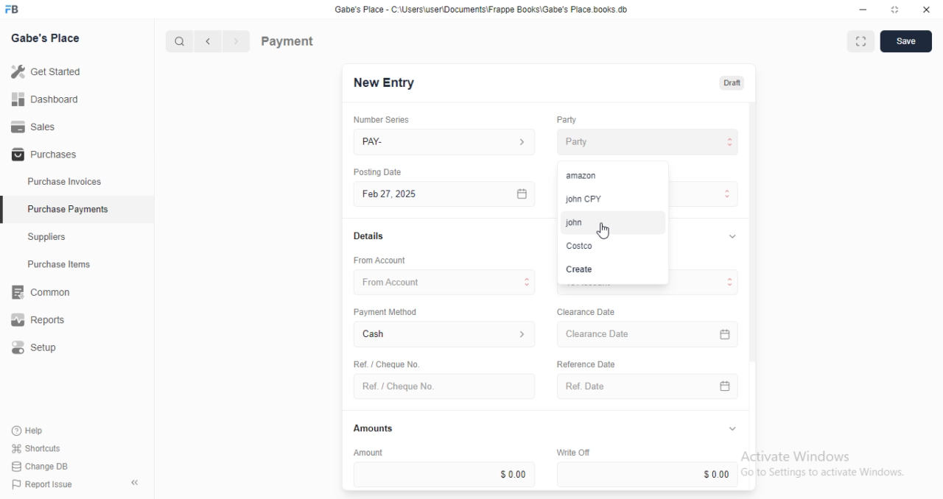 The image size is (943, 499). I want to click on navigate backward, so click(211, 43).